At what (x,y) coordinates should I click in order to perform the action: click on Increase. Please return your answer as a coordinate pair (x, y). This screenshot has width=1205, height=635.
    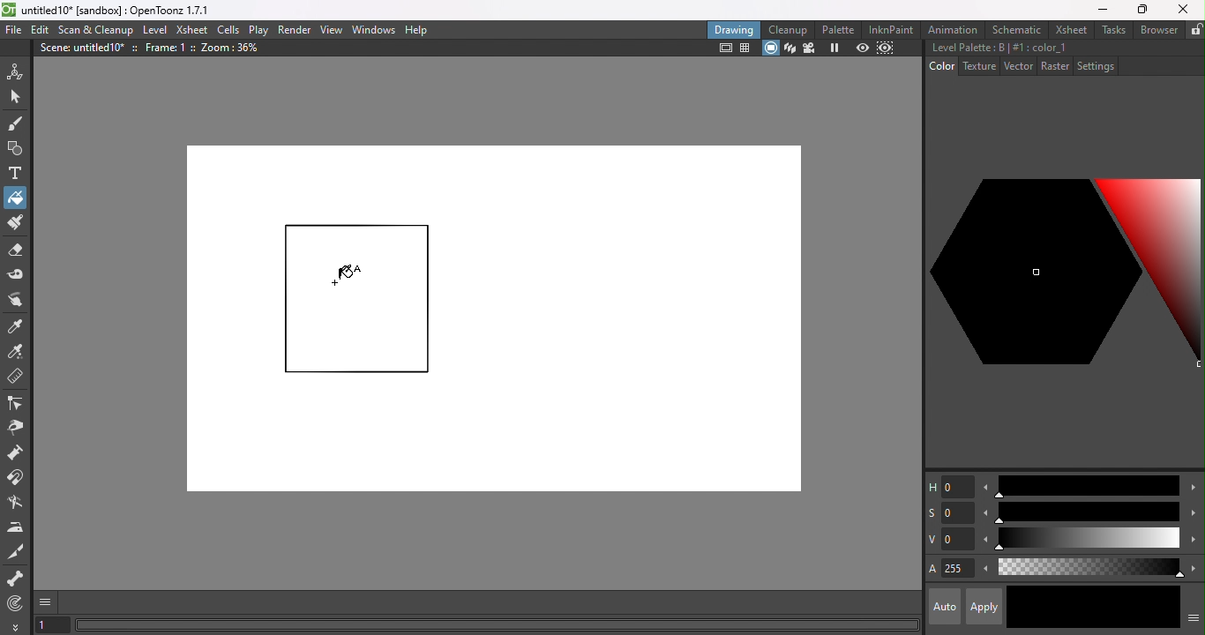
    Looking at the image, I should click on (1193, 489).